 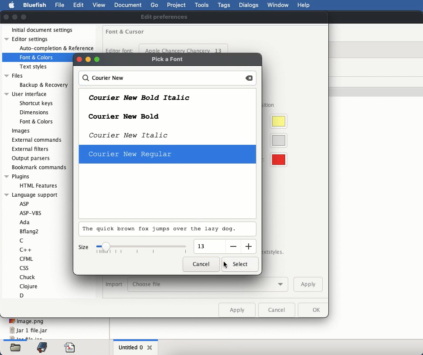 I want to click on files, so click(x=16, y=348).